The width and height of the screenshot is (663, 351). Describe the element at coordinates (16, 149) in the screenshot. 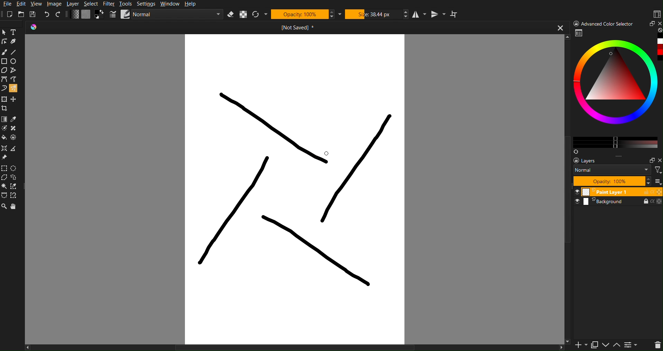

I see `Measure Tool` at that location.